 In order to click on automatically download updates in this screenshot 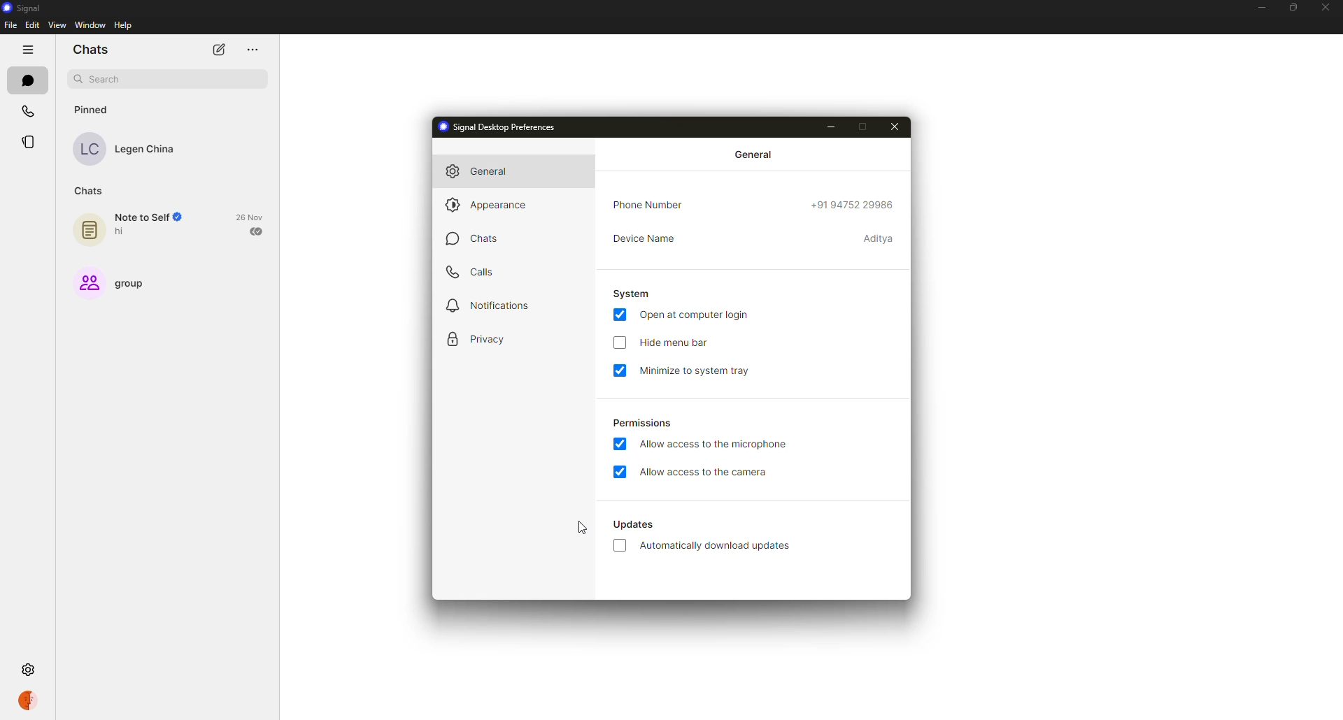, I will do `click(720, 545)`.